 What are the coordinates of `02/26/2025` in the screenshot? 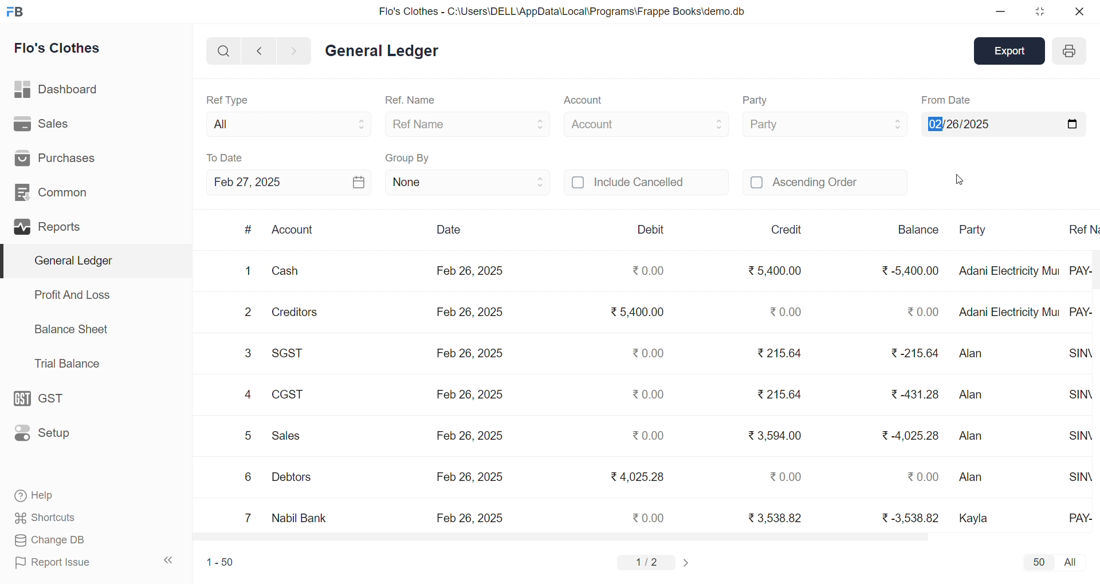 It's located at (1003, 123).